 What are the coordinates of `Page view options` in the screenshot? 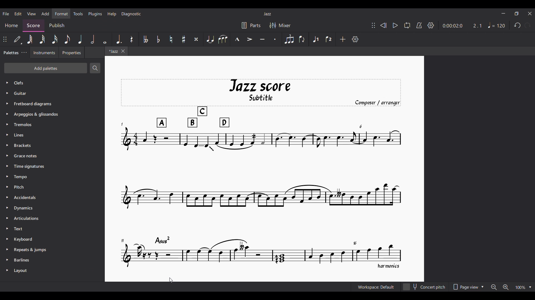 It's located at (468, 287).